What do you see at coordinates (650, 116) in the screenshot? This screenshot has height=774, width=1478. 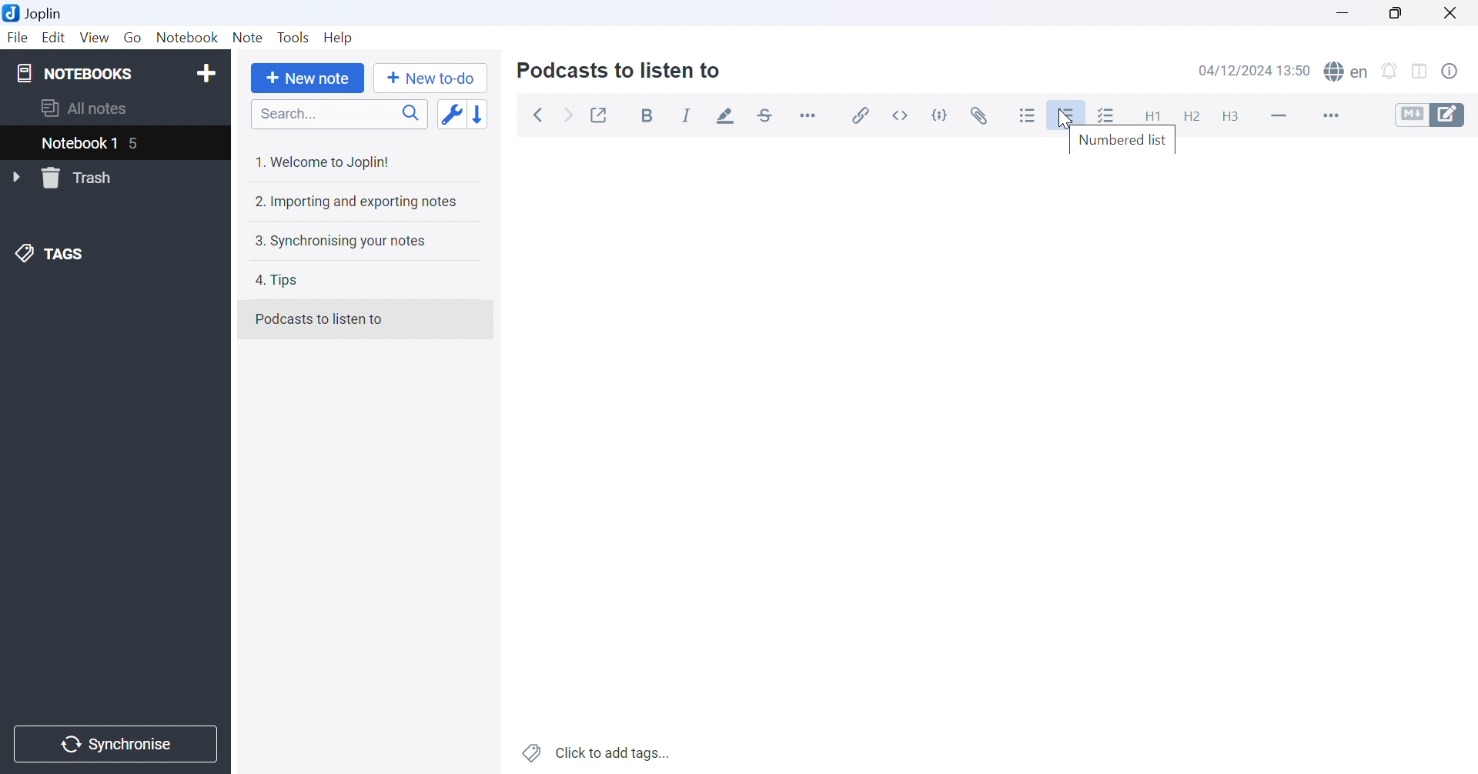 I see `Bold` at bounding box center [650, 116].